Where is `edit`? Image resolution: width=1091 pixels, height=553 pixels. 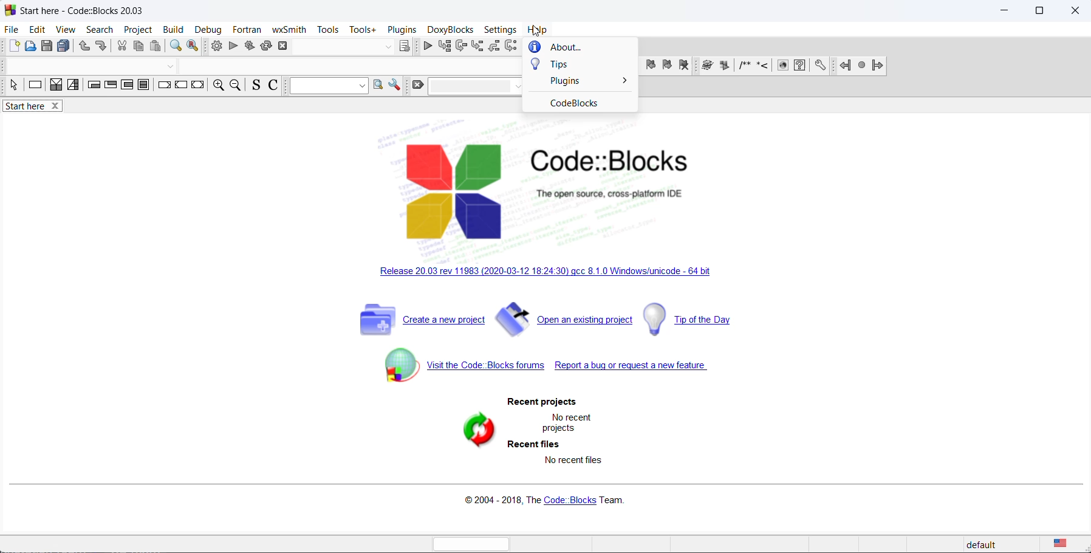 edit is located at coordinates (37, 29).